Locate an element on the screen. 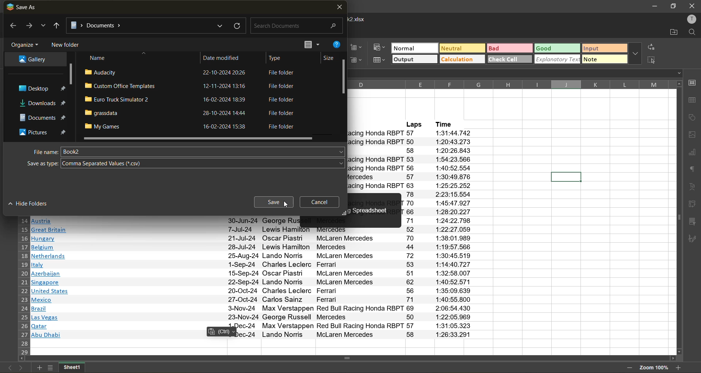 The width and height of the screenshot is (701, 373). vertical scroll bar is located at coordinates (70, 74).